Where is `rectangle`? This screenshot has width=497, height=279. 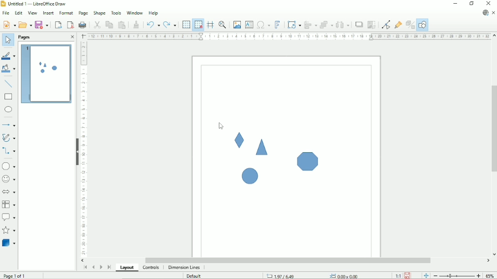 rectangle is located at coordinates (8, 97).